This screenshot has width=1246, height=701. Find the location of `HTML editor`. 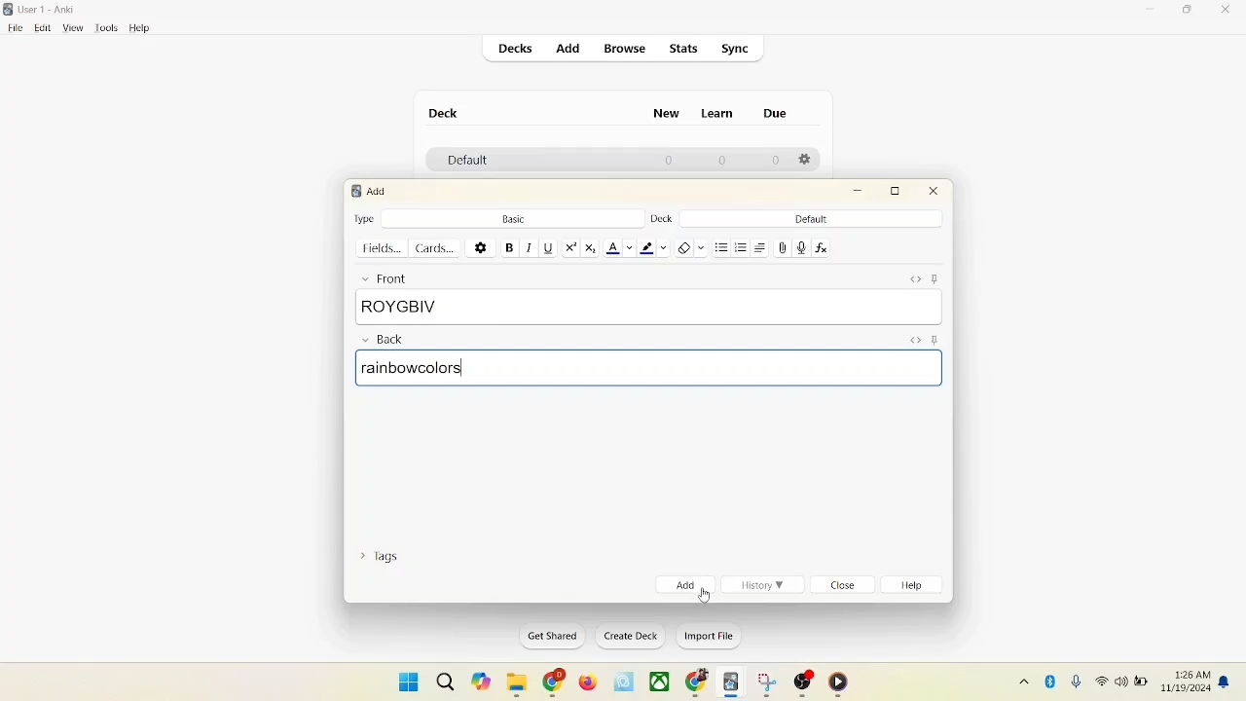

HTML editor is located at coordinates (913, 339).